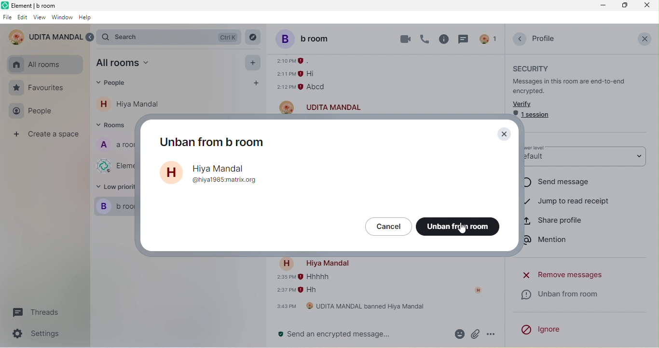 This screenshot has height=348, width=659. What do you see at coordinates (564, 182) in the screenshot?
I see `send message` at bounding box center [564, 182].